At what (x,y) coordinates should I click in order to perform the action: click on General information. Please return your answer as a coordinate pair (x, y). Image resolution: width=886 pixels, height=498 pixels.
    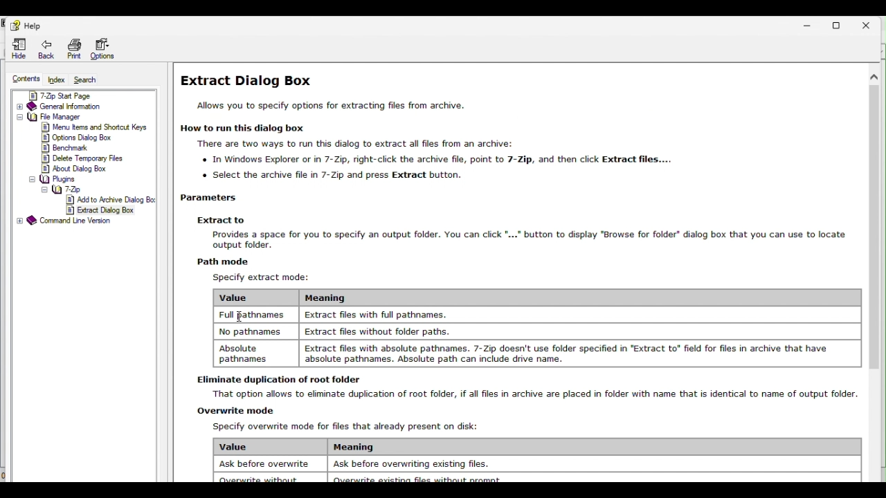
    Looking at the image, I should click on (84, 106).